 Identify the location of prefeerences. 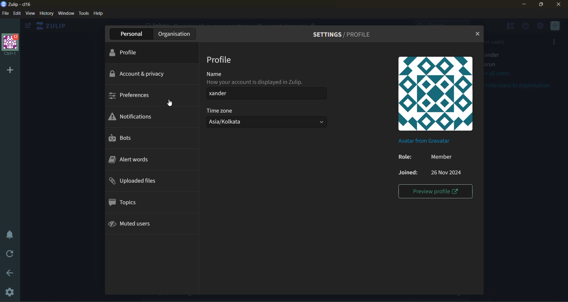
(133, 97).